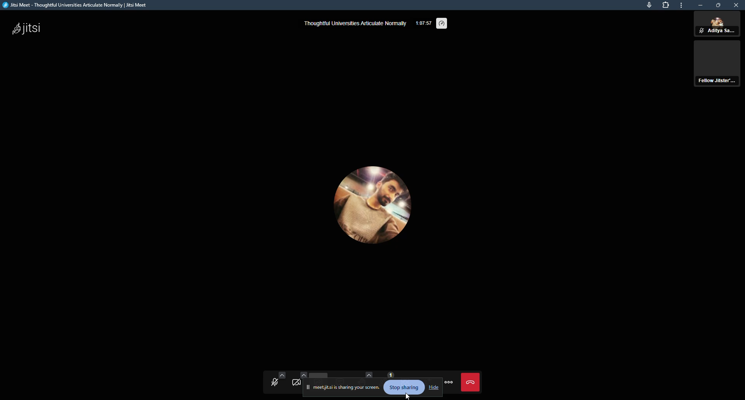  Describe the element at coordinates (423, 22) in the screenshot. I see `1:07:57` at that location.